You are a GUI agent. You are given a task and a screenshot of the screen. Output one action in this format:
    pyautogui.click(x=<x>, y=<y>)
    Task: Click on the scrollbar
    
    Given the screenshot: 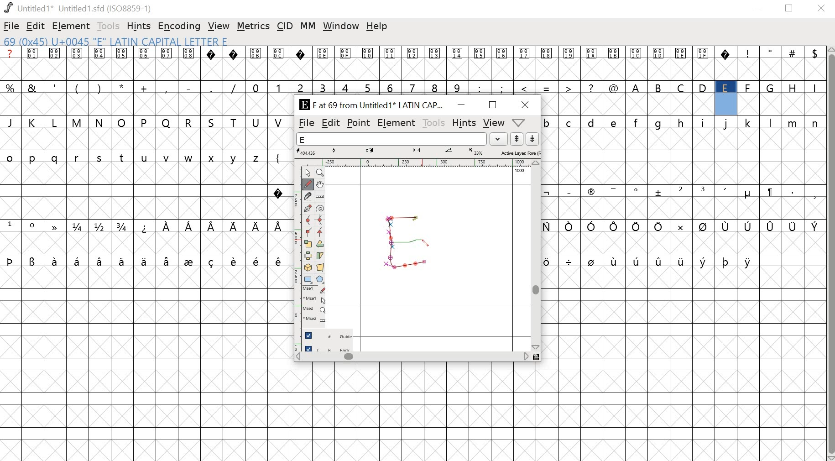 What is the action you would take?
    pyautogui.click(x=416, y=358)
    